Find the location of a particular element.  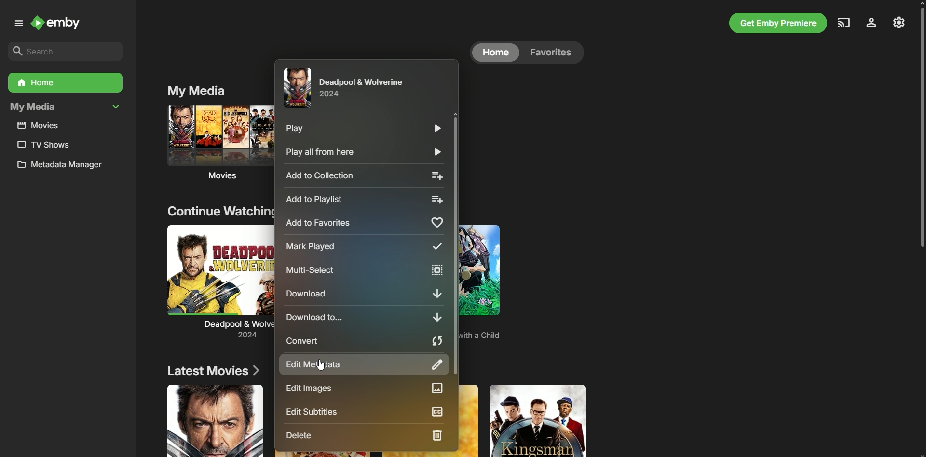

Play is located at coordinates (363, 130).